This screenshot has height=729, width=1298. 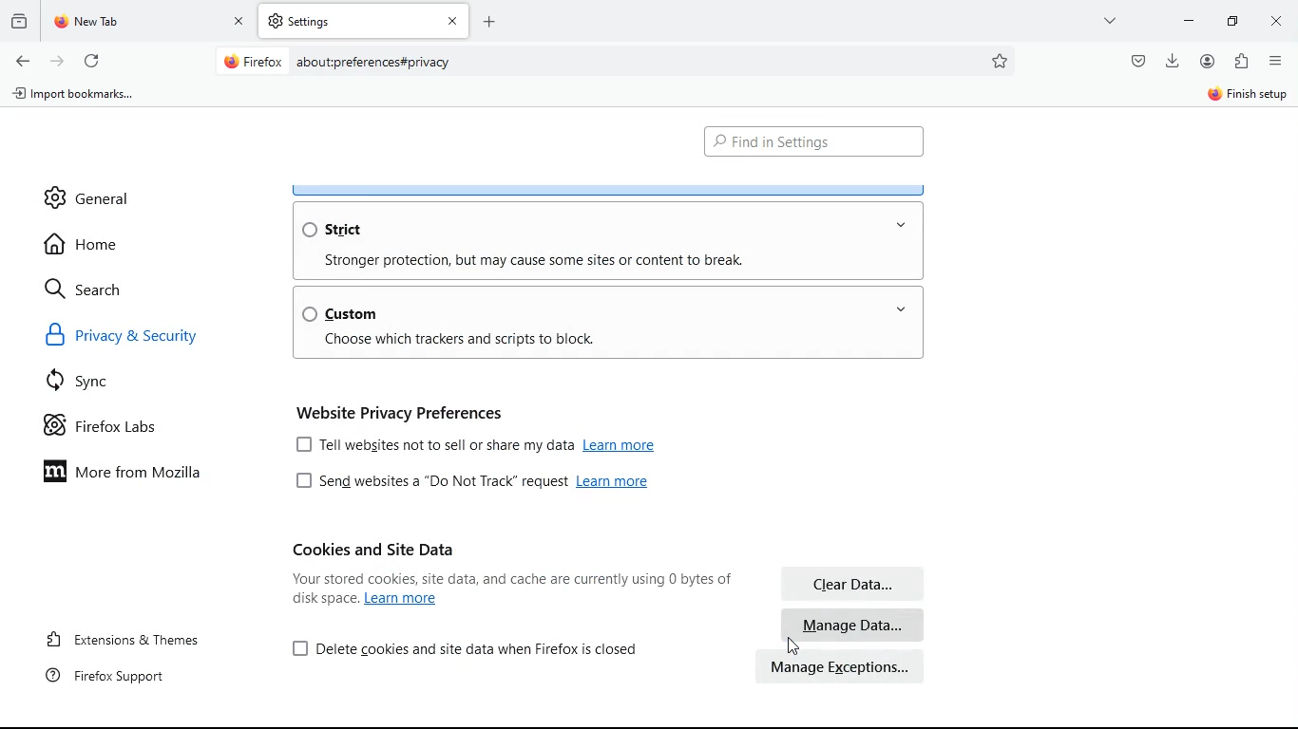 What do you see at coordinates (1246, 96) in the screenshot?
I see `sign in` at bounding box center [1246, 96].